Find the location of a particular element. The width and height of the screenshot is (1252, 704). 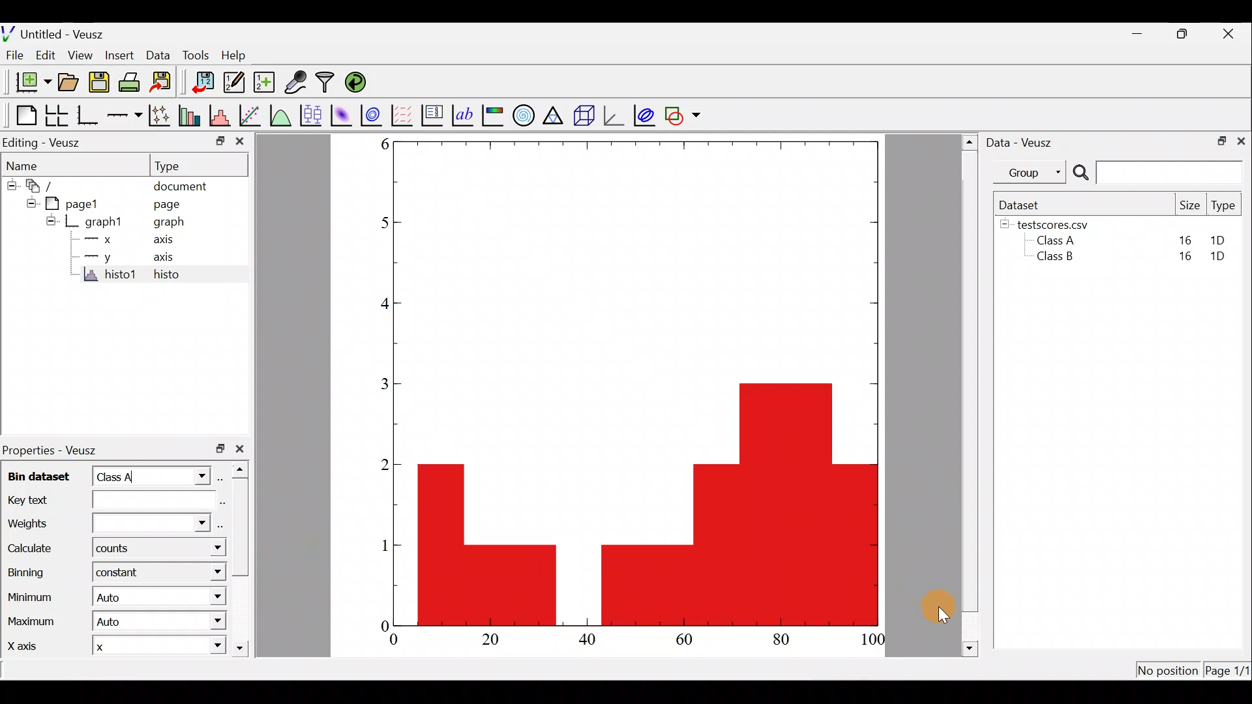

Plot a 2d dataset as an image is located at coordinates (340, 113).